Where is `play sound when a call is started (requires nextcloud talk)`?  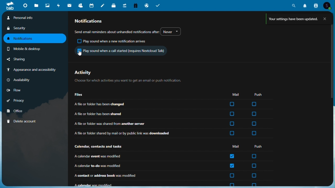 play sound when a call is started (requires nextcloud talk) is located at coordinates (121, 50).